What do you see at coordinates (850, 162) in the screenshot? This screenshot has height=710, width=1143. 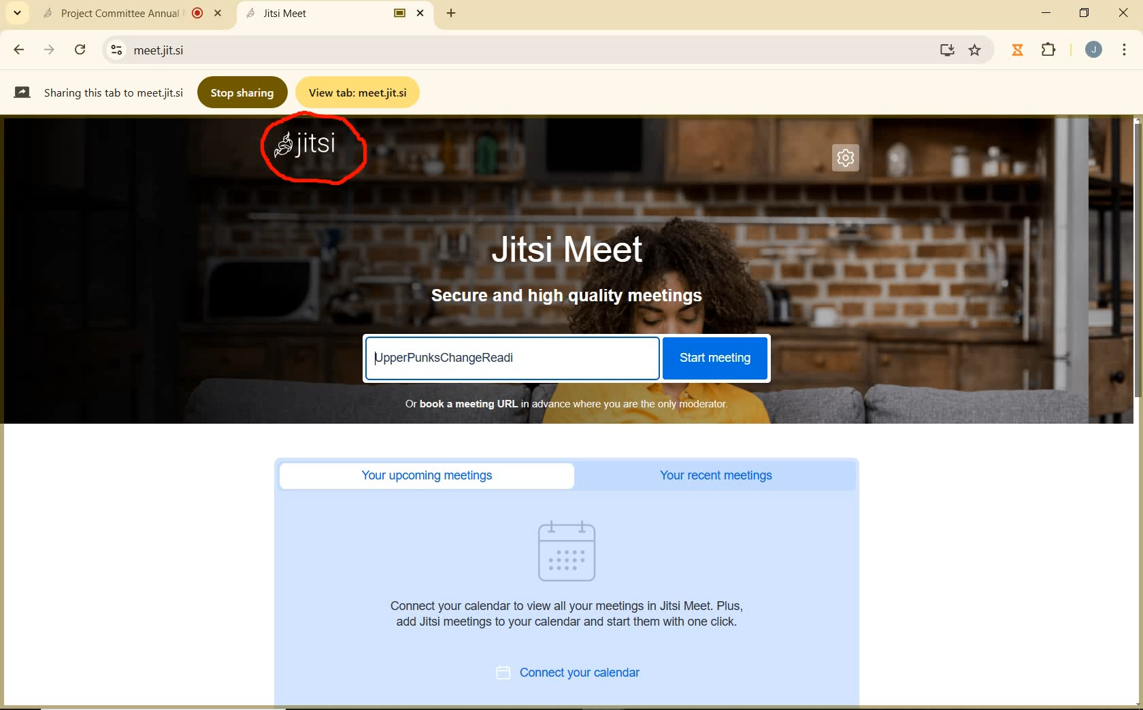 I see `SETTINGS` at bounding box center [850, 162].